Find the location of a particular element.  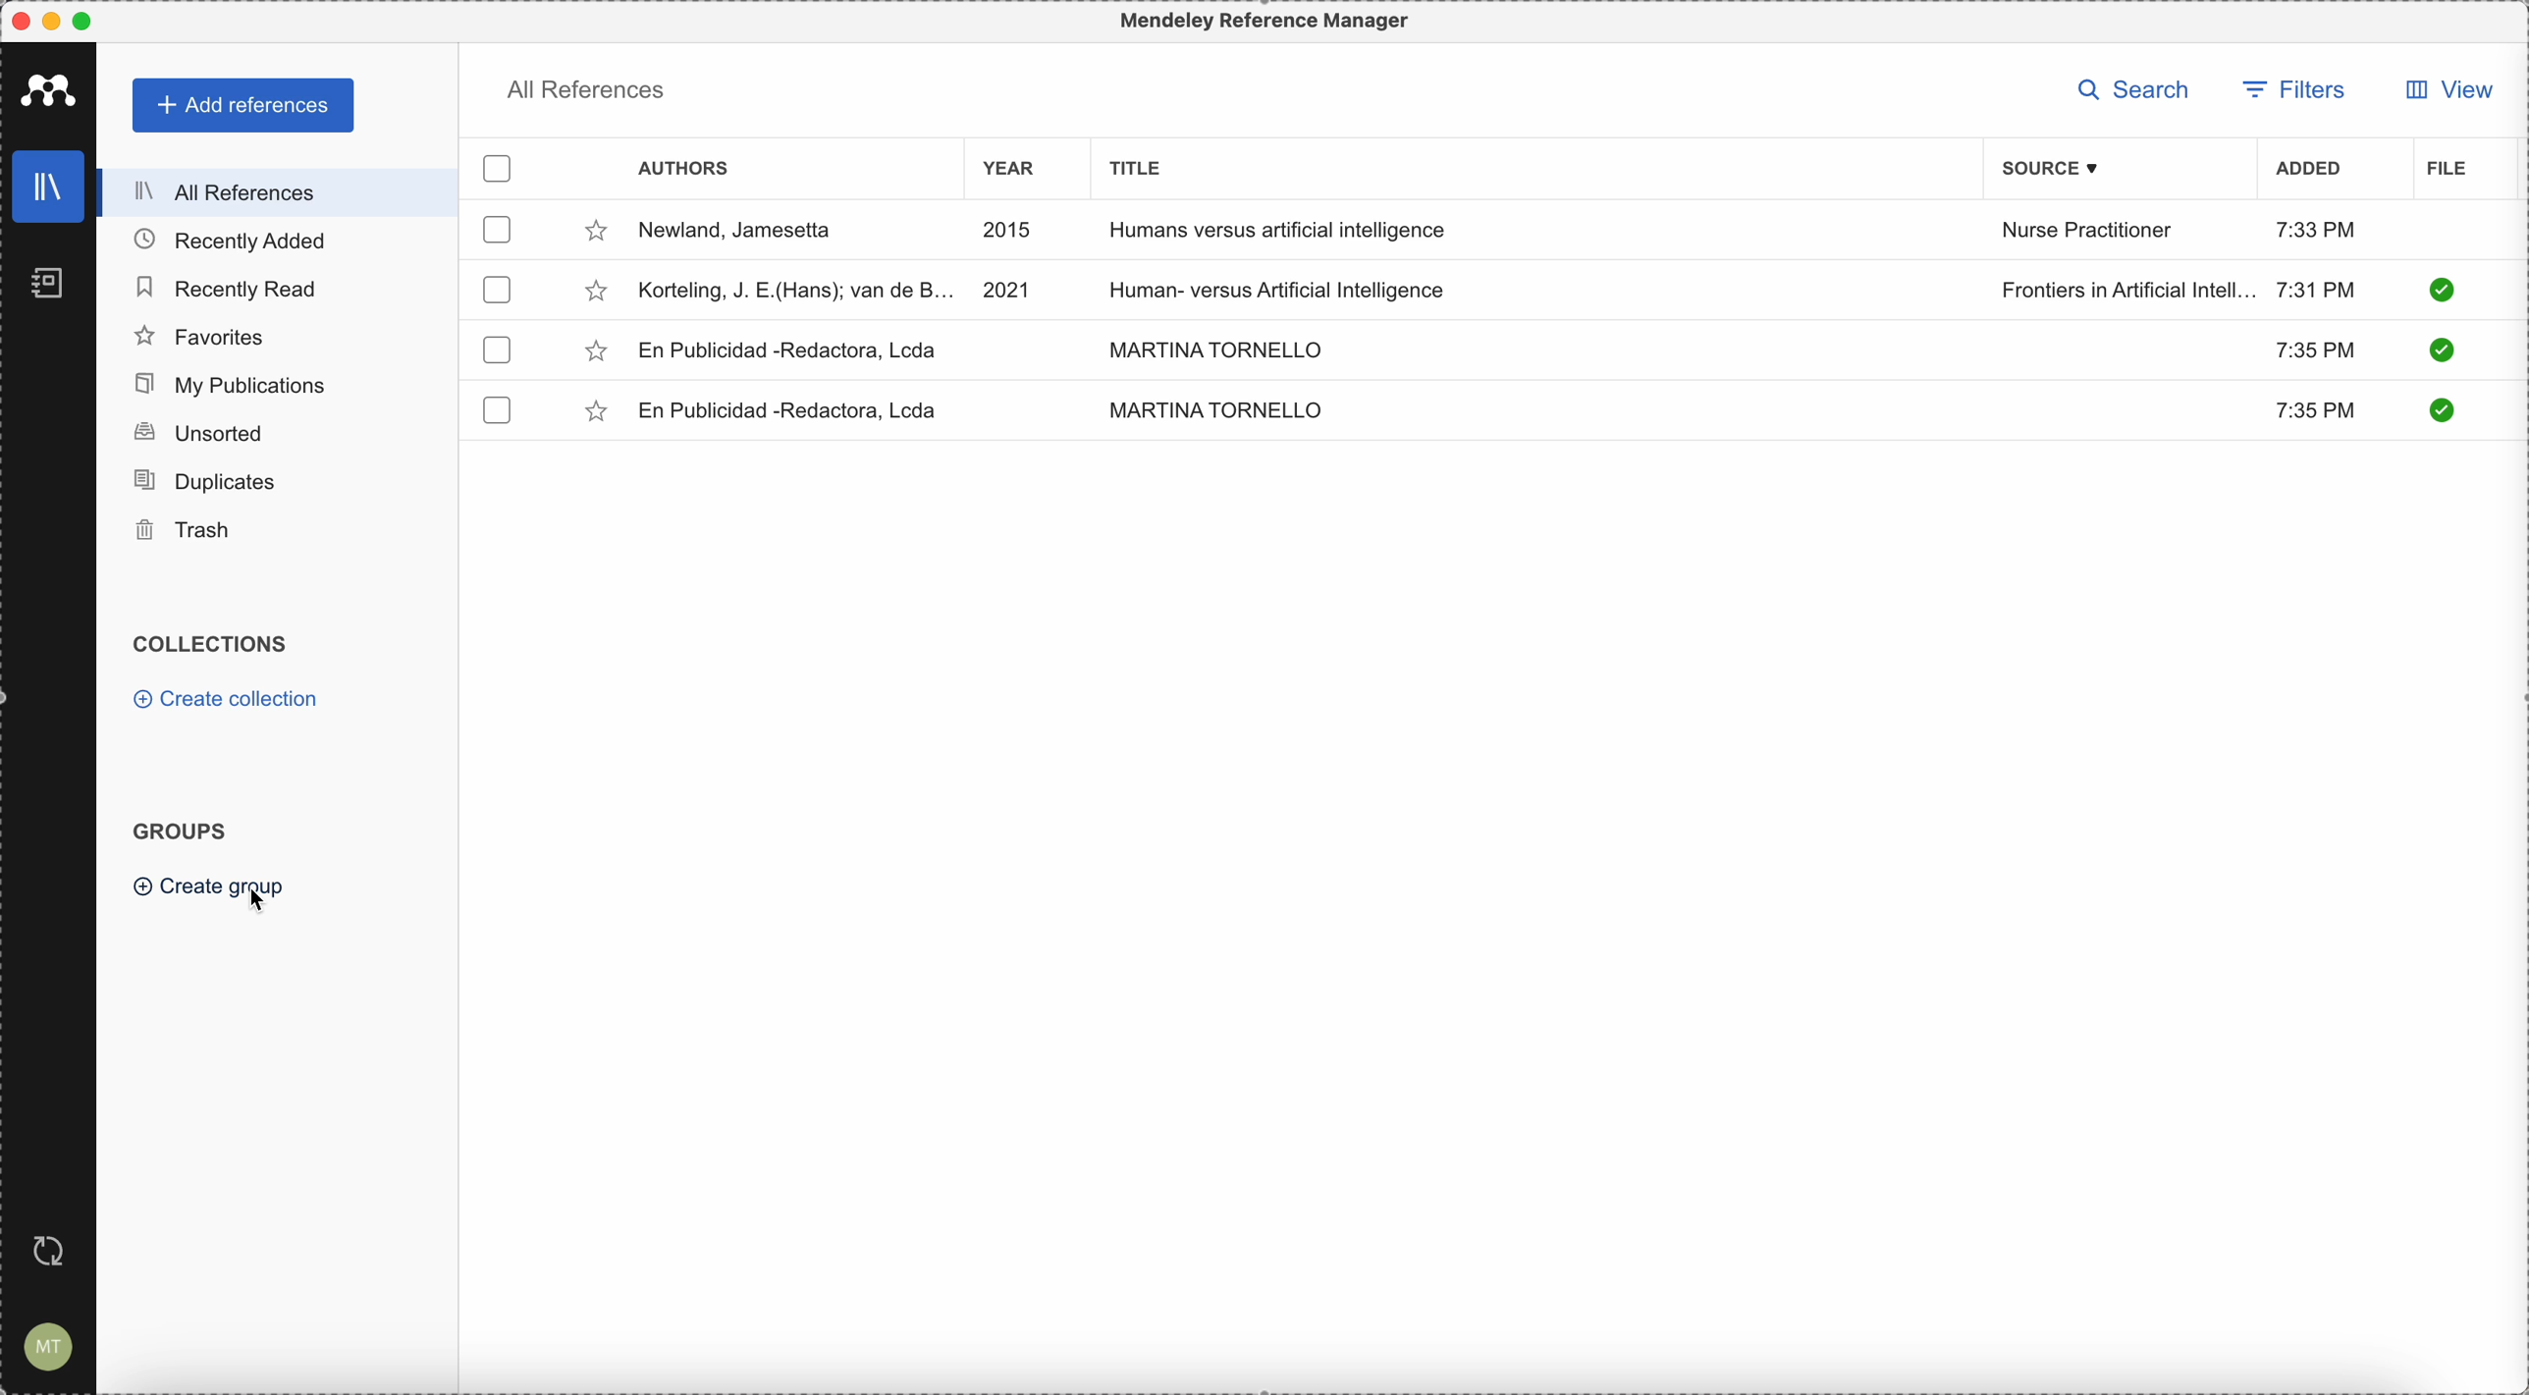

add references is located at coordinates (245, 106).